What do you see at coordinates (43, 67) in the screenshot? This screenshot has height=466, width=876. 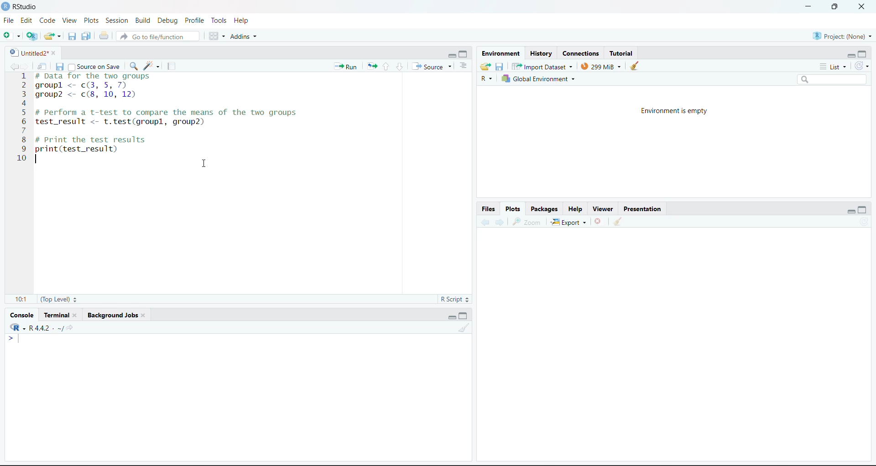 I see `show in new window` at bounding box center [43, 67].